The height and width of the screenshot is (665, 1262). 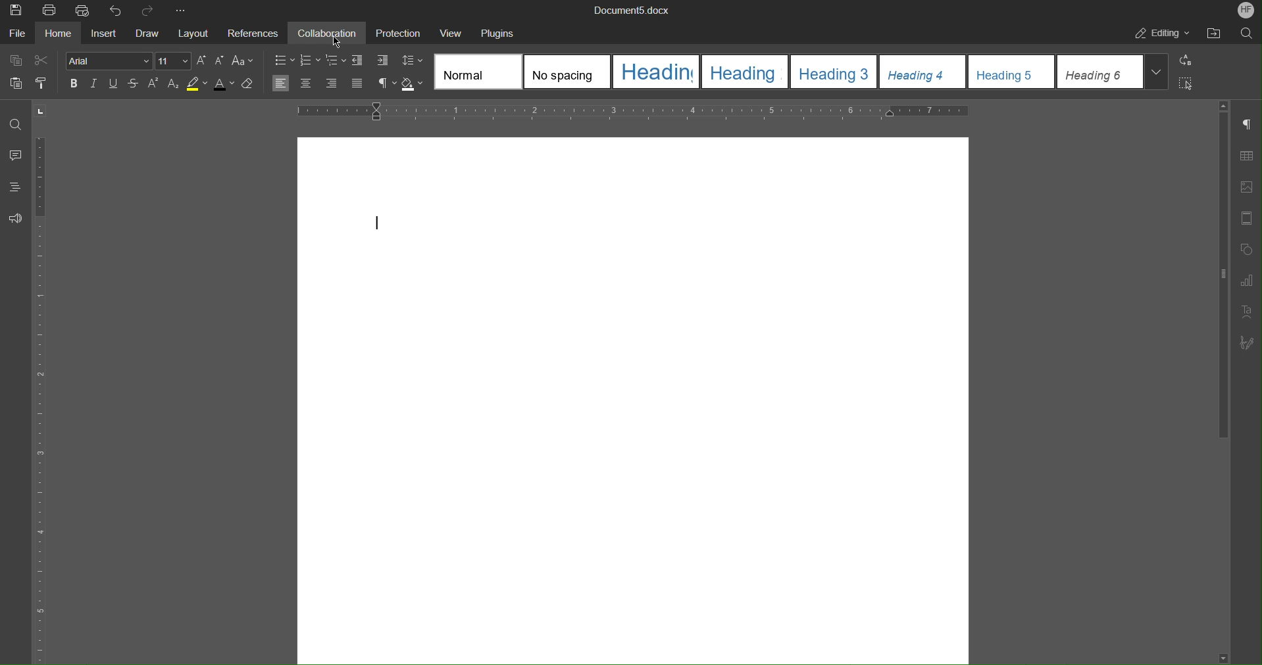 What do you see at coordinates (455, 35) in the screenshot?
I see `View` at bounding box center [455, 35].